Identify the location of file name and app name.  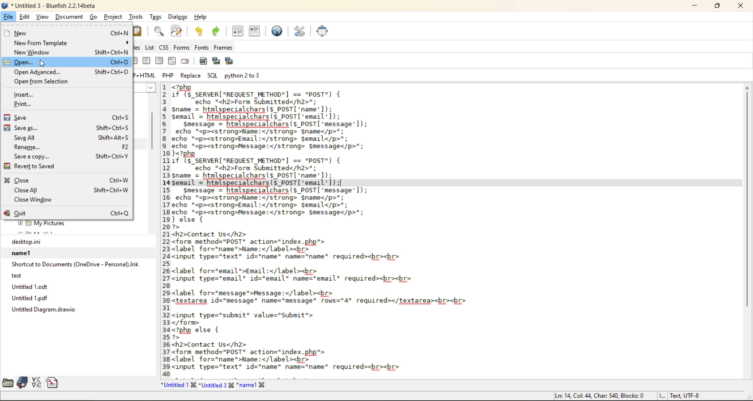
(51, 6).